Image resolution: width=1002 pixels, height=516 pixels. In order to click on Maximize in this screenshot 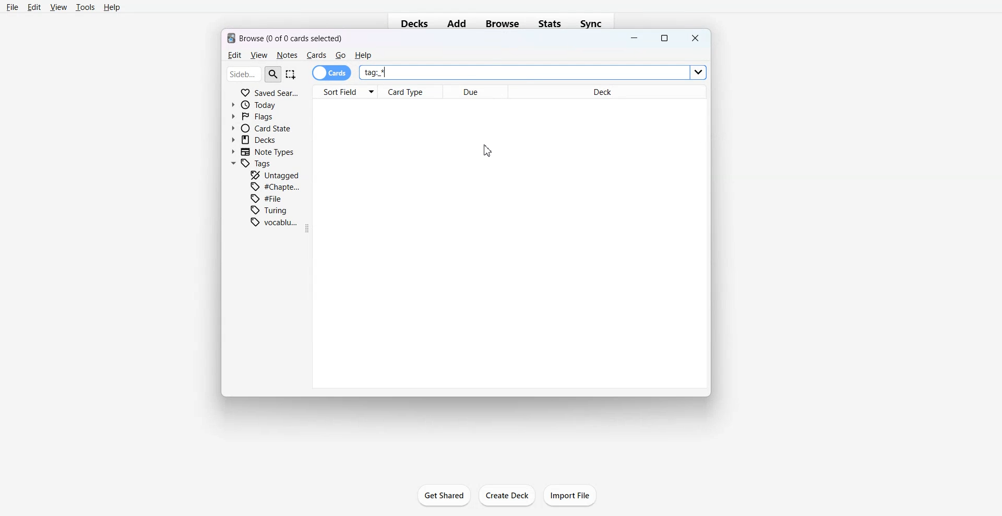, I will do `click(664, 39)`.